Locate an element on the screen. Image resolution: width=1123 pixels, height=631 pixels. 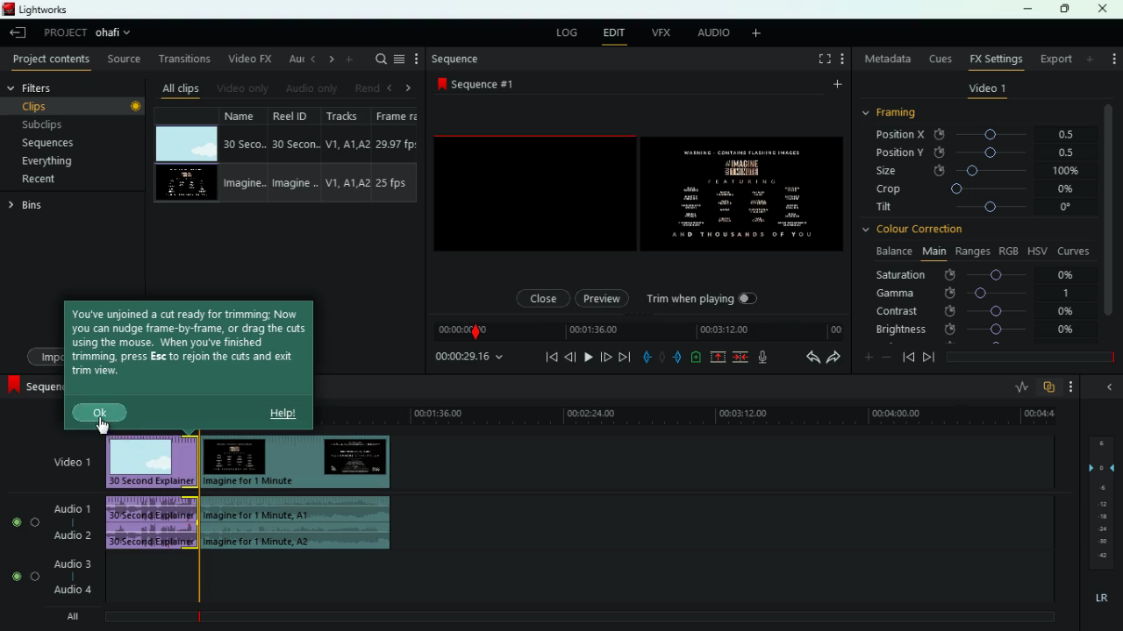
forward is located at coordinates (833, 358).